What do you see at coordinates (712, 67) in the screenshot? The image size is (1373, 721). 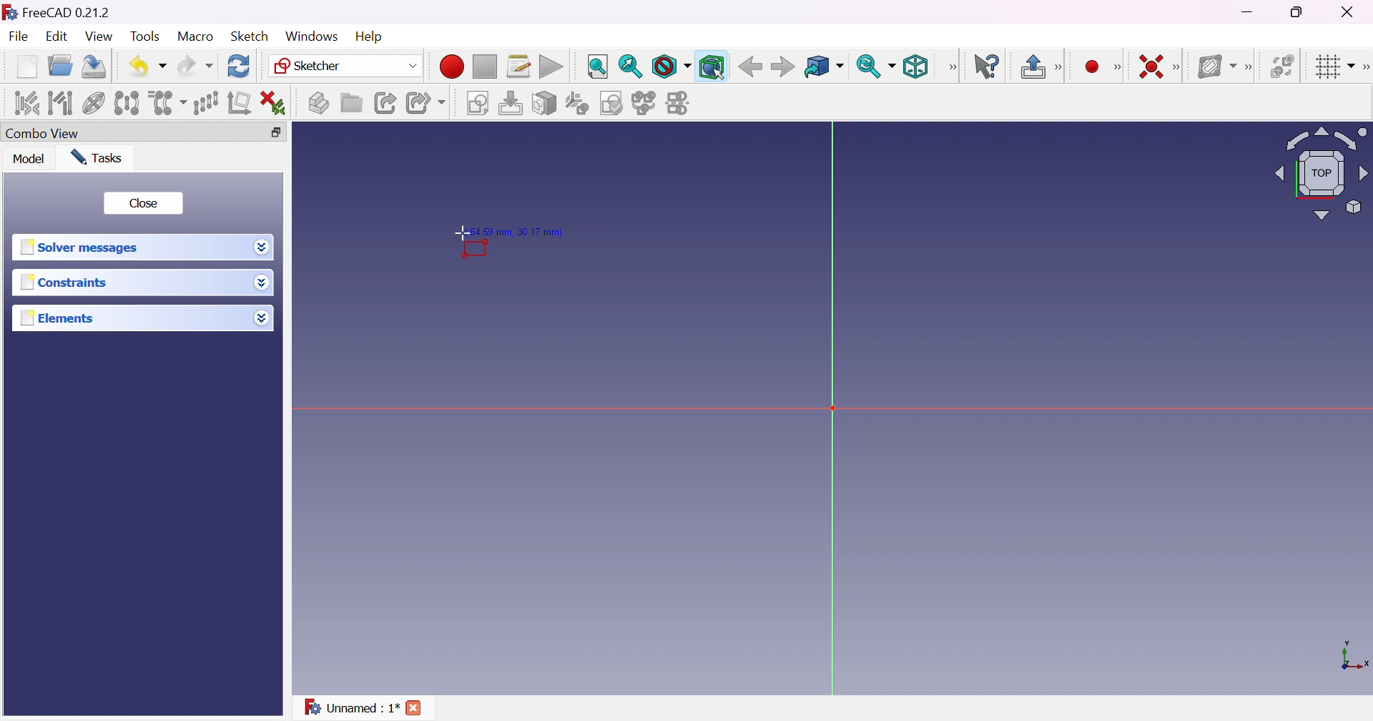 I see `Bounding box` at bounding box center [712, 67].